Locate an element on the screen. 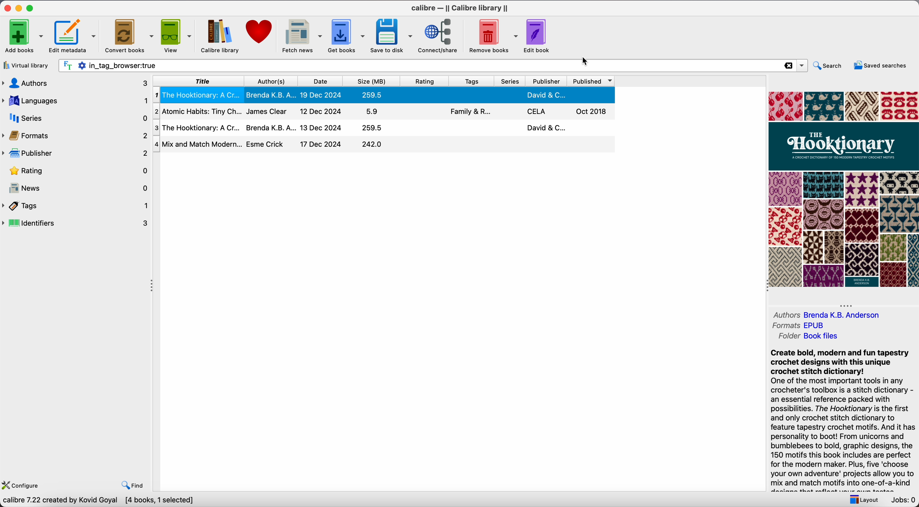 The width and height of the screenshot is (919, 507). James Clear is located at coordinates (266, 110).